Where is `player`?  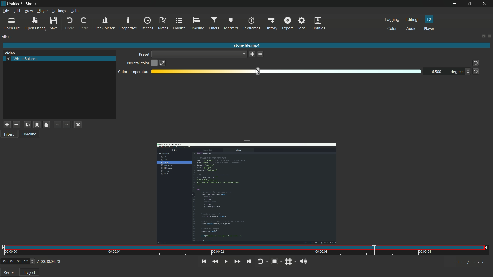
player is located at coordinates (429, 29).